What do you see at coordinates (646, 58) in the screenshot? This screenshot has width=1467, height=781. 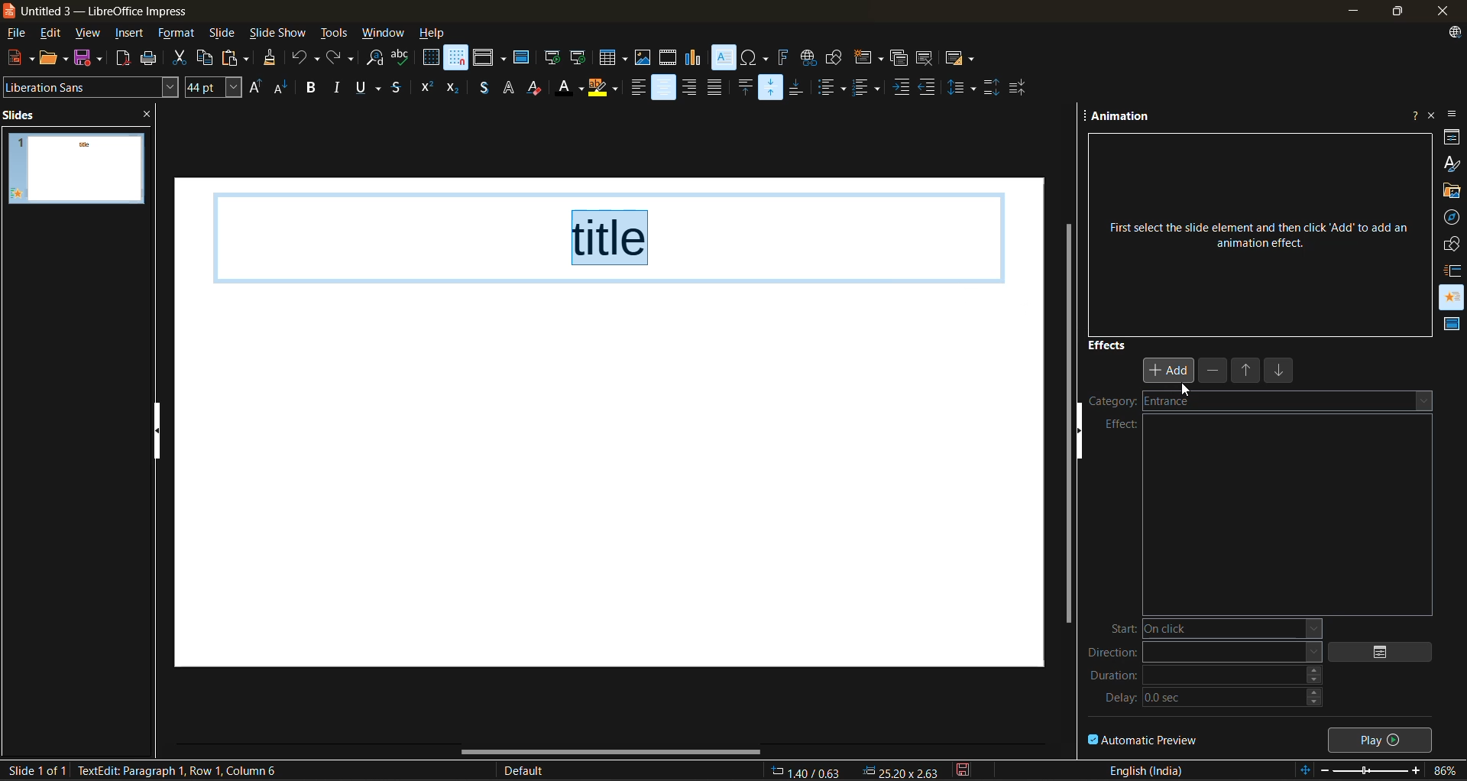 I see `insert image` at bounding box center [646, 58].